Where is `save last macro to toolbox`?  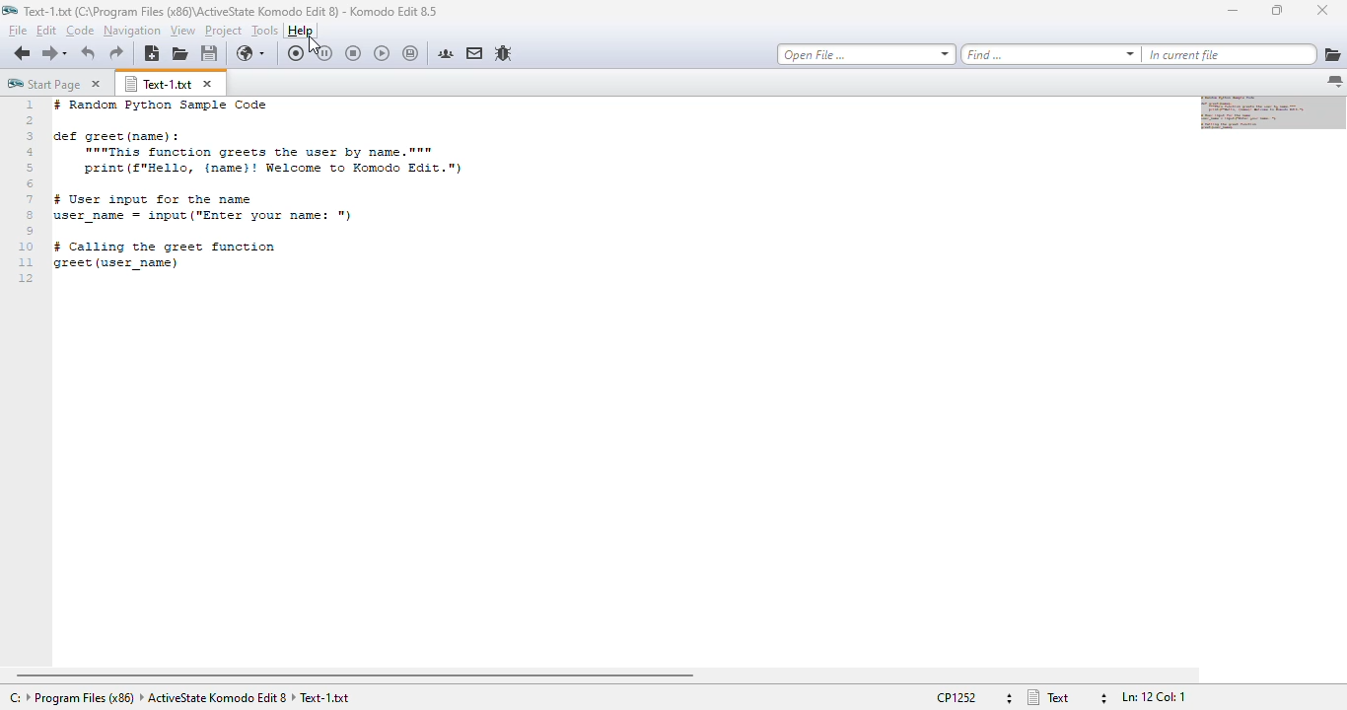
save last macro to toolbox is located at coordinates (410, 53).